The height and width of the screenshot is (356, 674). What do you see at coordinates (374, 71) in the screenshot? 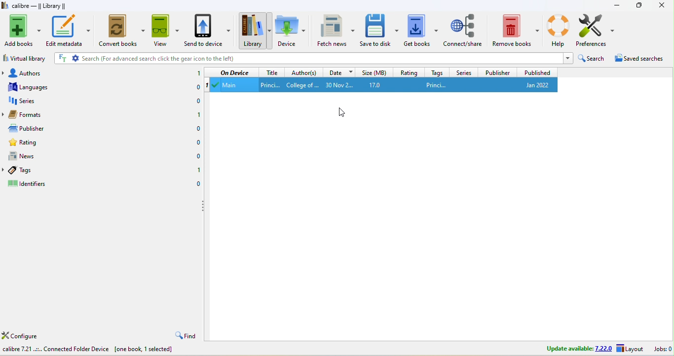
I see `size` at bounding box center [374, 71].